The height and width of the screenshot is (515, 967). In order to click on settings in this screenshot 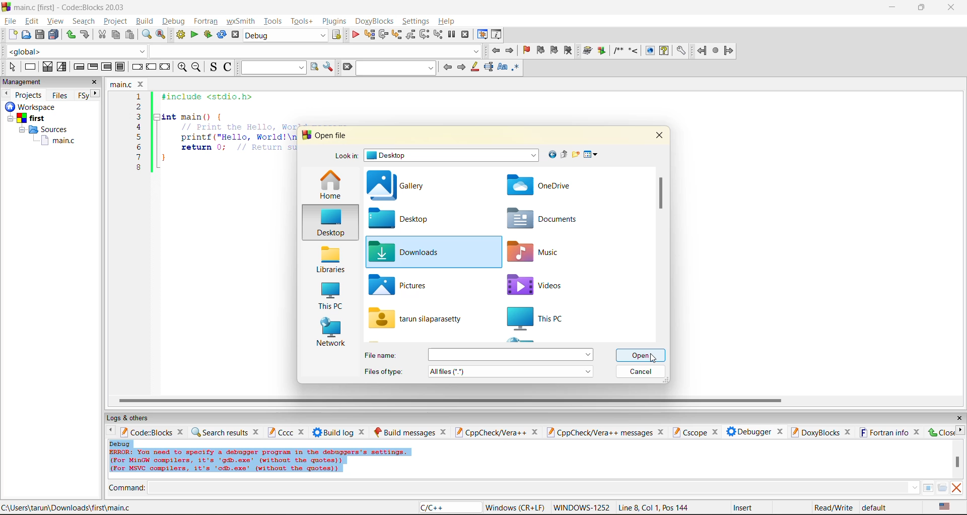, I will do `click(680, 51)`.